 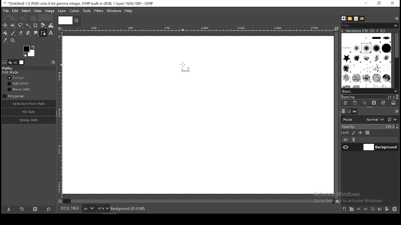 I want to click on mouse pointer, so click(x=185, y=68).